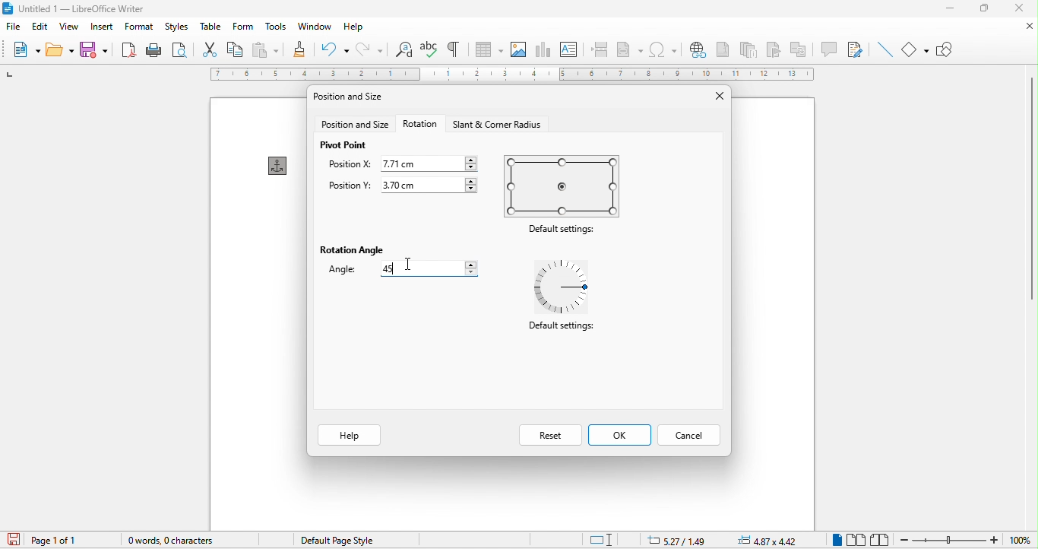  Describe the element at coordinates (275, 164) in the screenshot. I see `anchor` at that location.